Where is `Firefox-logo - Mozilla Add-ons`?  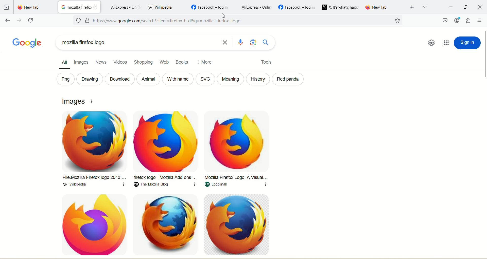 Firefox-logo - Mozilla Add-ons is located at coordinates (165, 178).